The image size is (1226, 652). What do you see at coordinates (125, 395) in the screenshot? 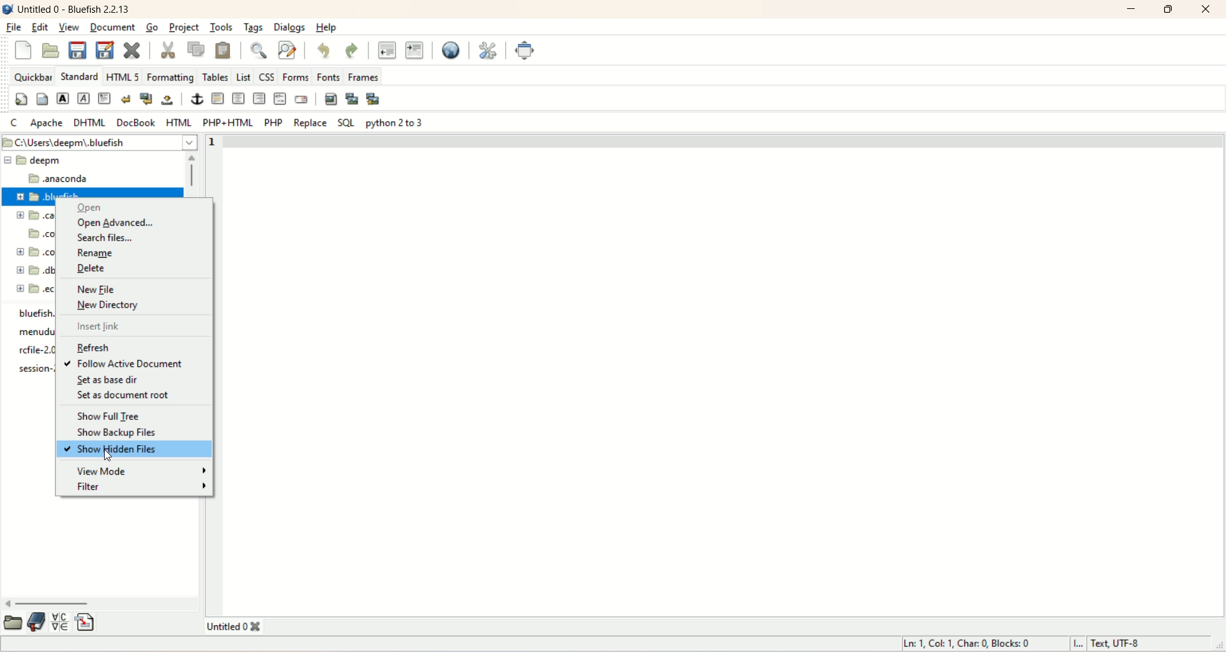
I see `set as document root` at bounding box center [125, 395].